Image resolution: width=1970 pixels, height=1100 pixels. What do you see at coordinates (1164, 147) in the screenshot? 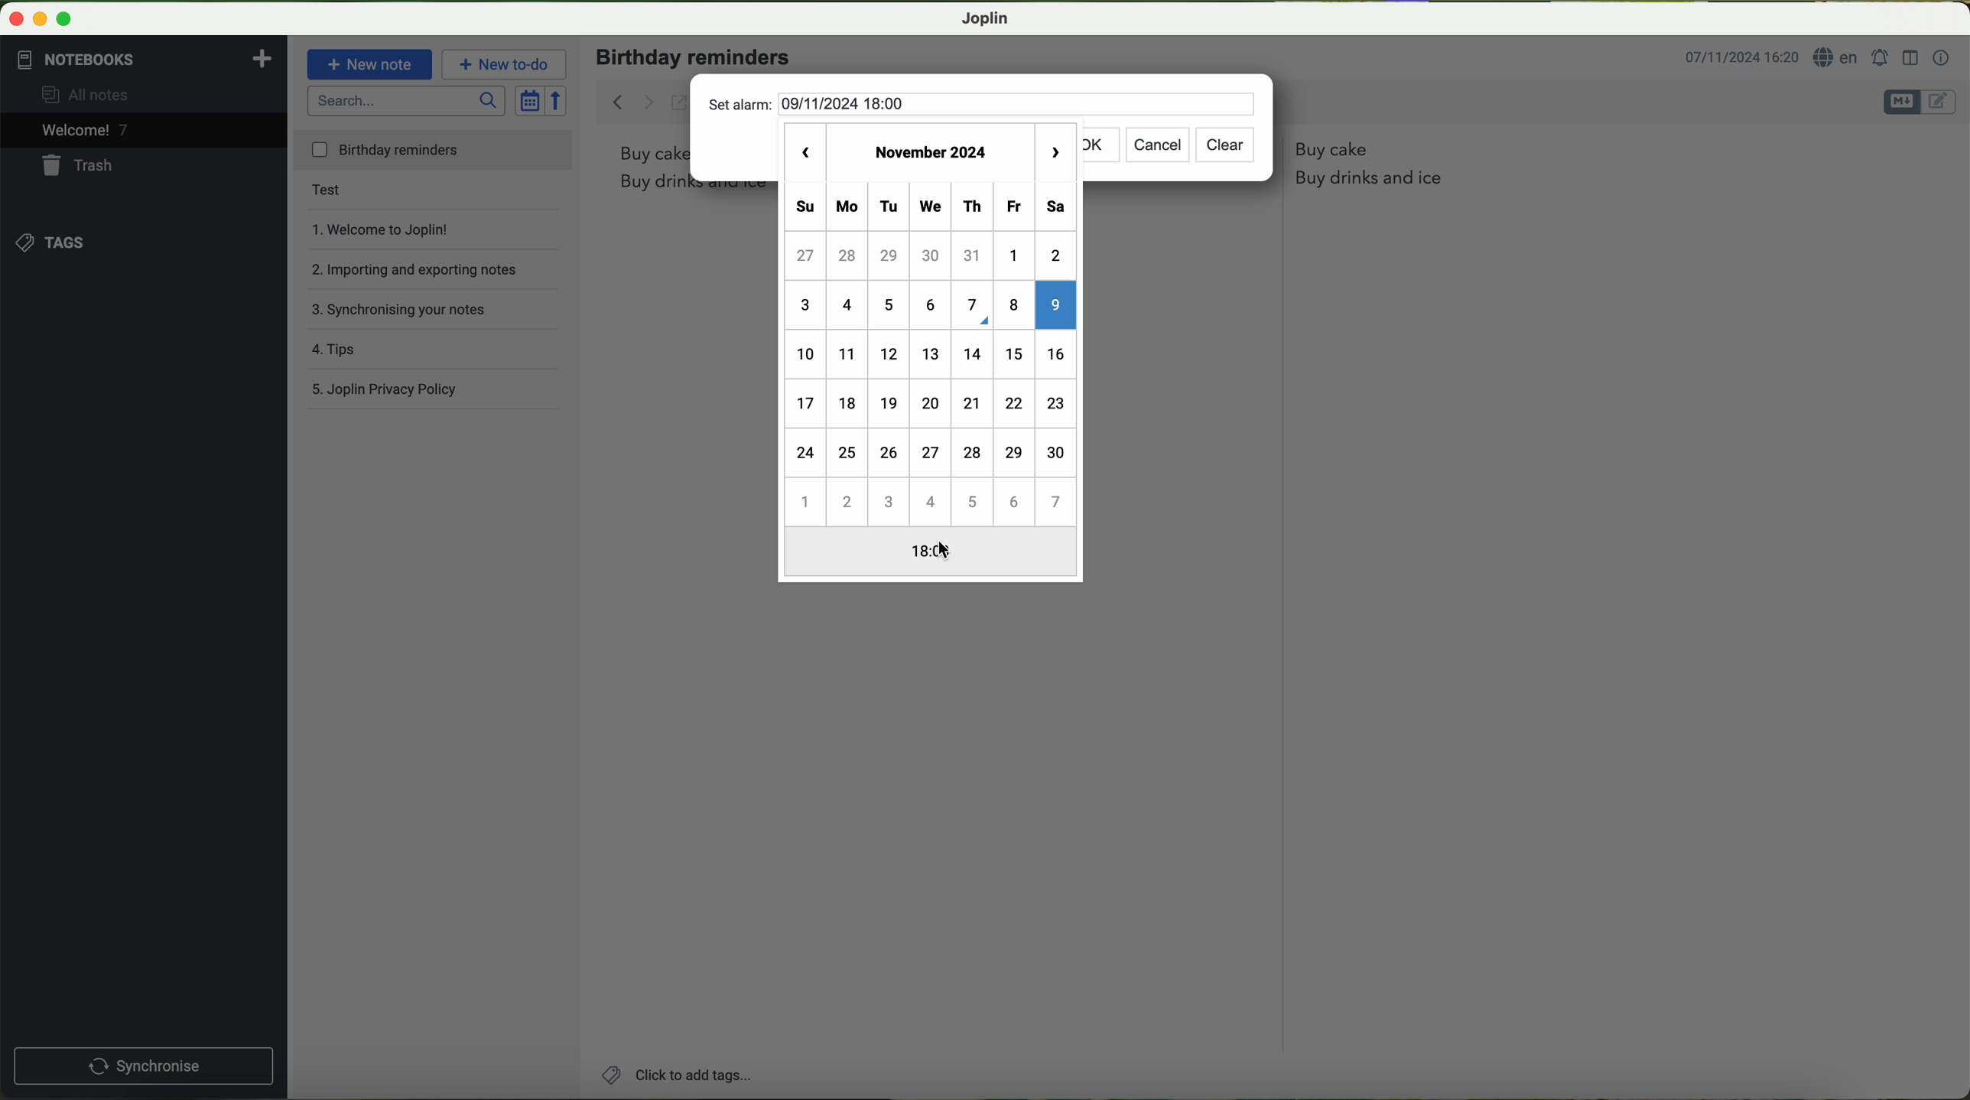
I see `cancel` at bounding box center [1164, 147].